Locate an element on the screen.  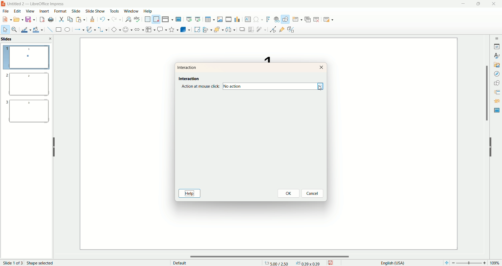
slide 3 is located at coordinates (28, 113).